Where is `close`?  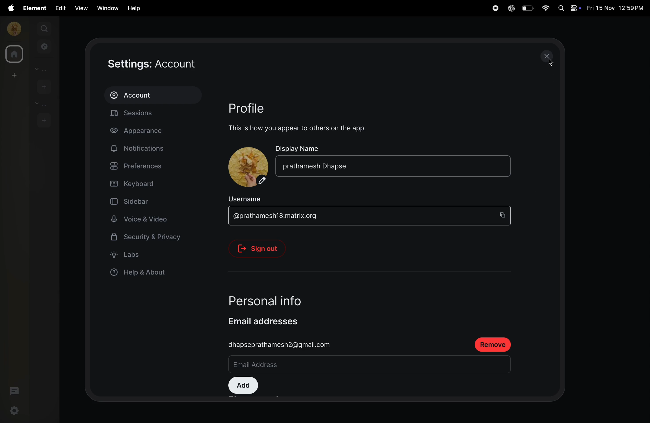
close is located at coordinates (548, 56).